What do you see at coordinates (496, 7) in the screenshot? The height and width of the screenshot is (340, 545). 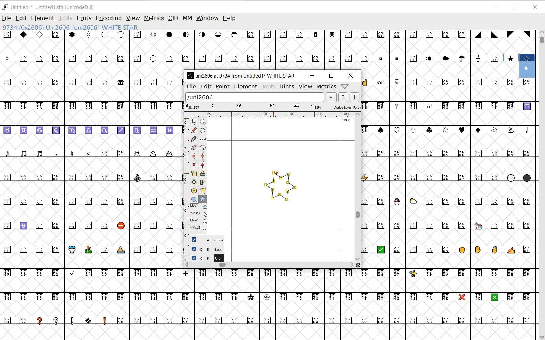 I see `MINIMIZE` at bounding box center [496, 7].